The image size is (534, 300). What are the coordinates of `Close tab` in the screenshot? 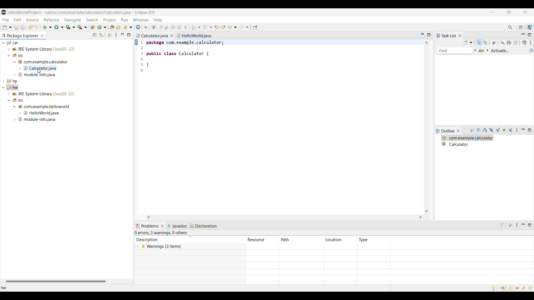 It's located at (42, 36).